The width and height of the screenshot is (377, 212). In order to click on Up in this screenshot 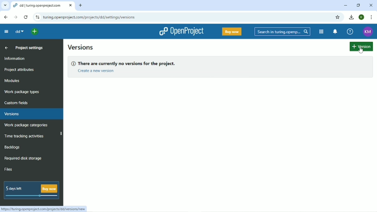, I will do `click(6, 48)`.